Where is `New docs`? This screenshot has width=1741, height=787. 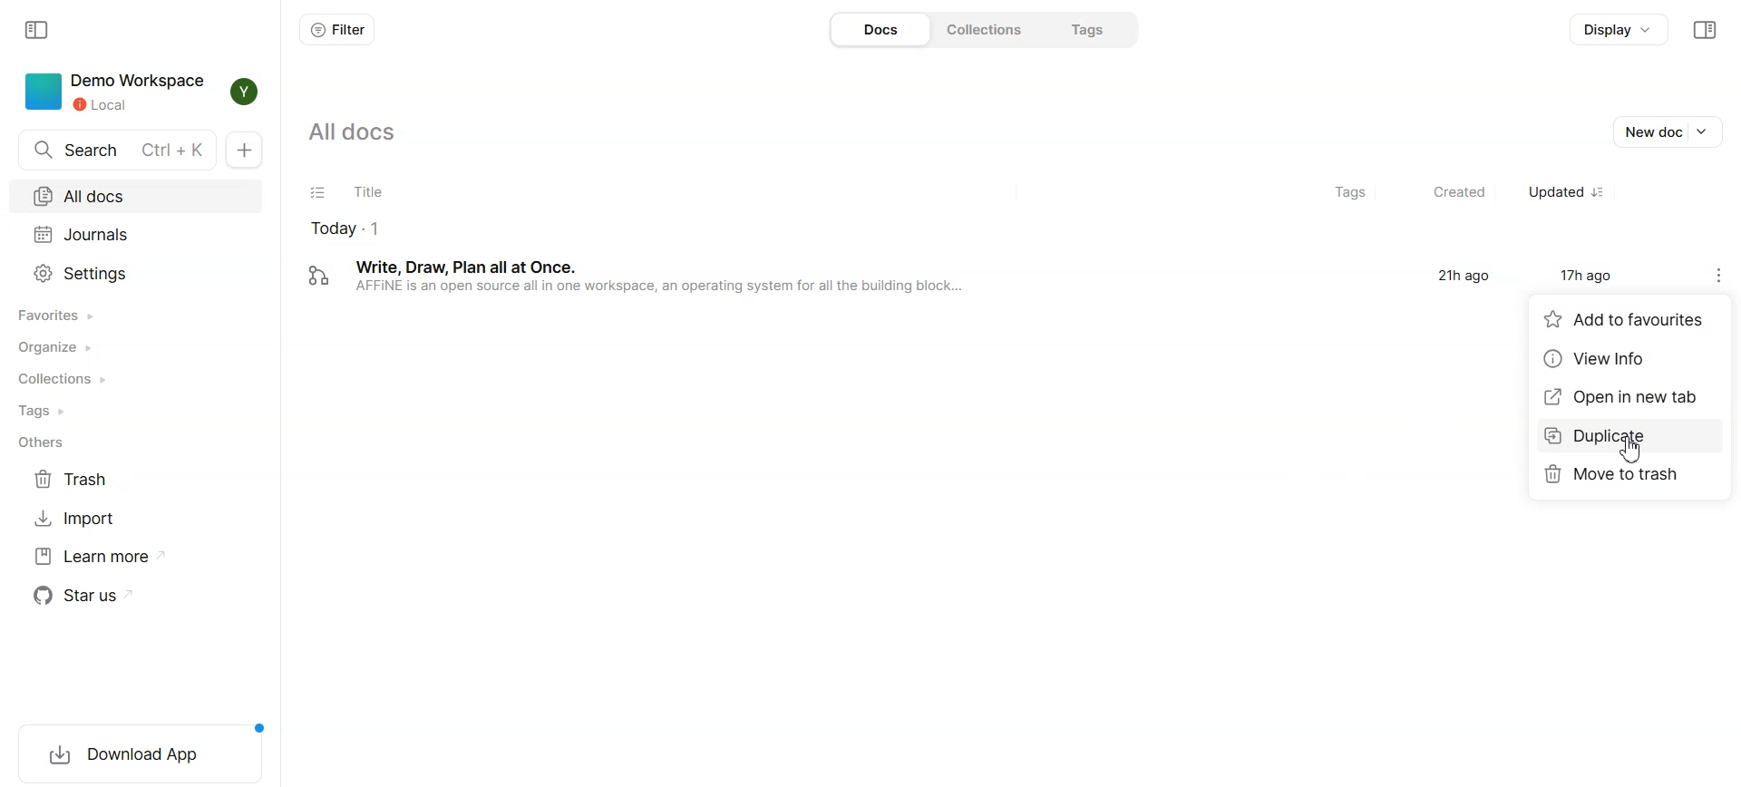 New docs is located at coordinates (245, 150).